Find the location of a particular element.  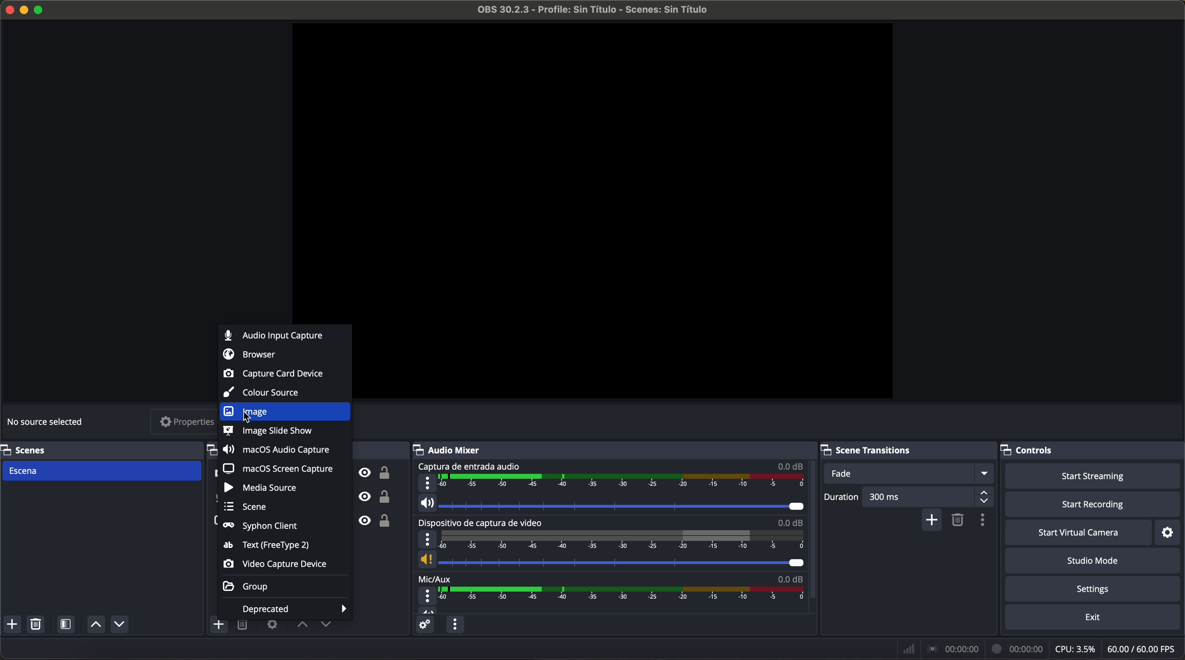

minimize program is located at coordinates (24, 10).